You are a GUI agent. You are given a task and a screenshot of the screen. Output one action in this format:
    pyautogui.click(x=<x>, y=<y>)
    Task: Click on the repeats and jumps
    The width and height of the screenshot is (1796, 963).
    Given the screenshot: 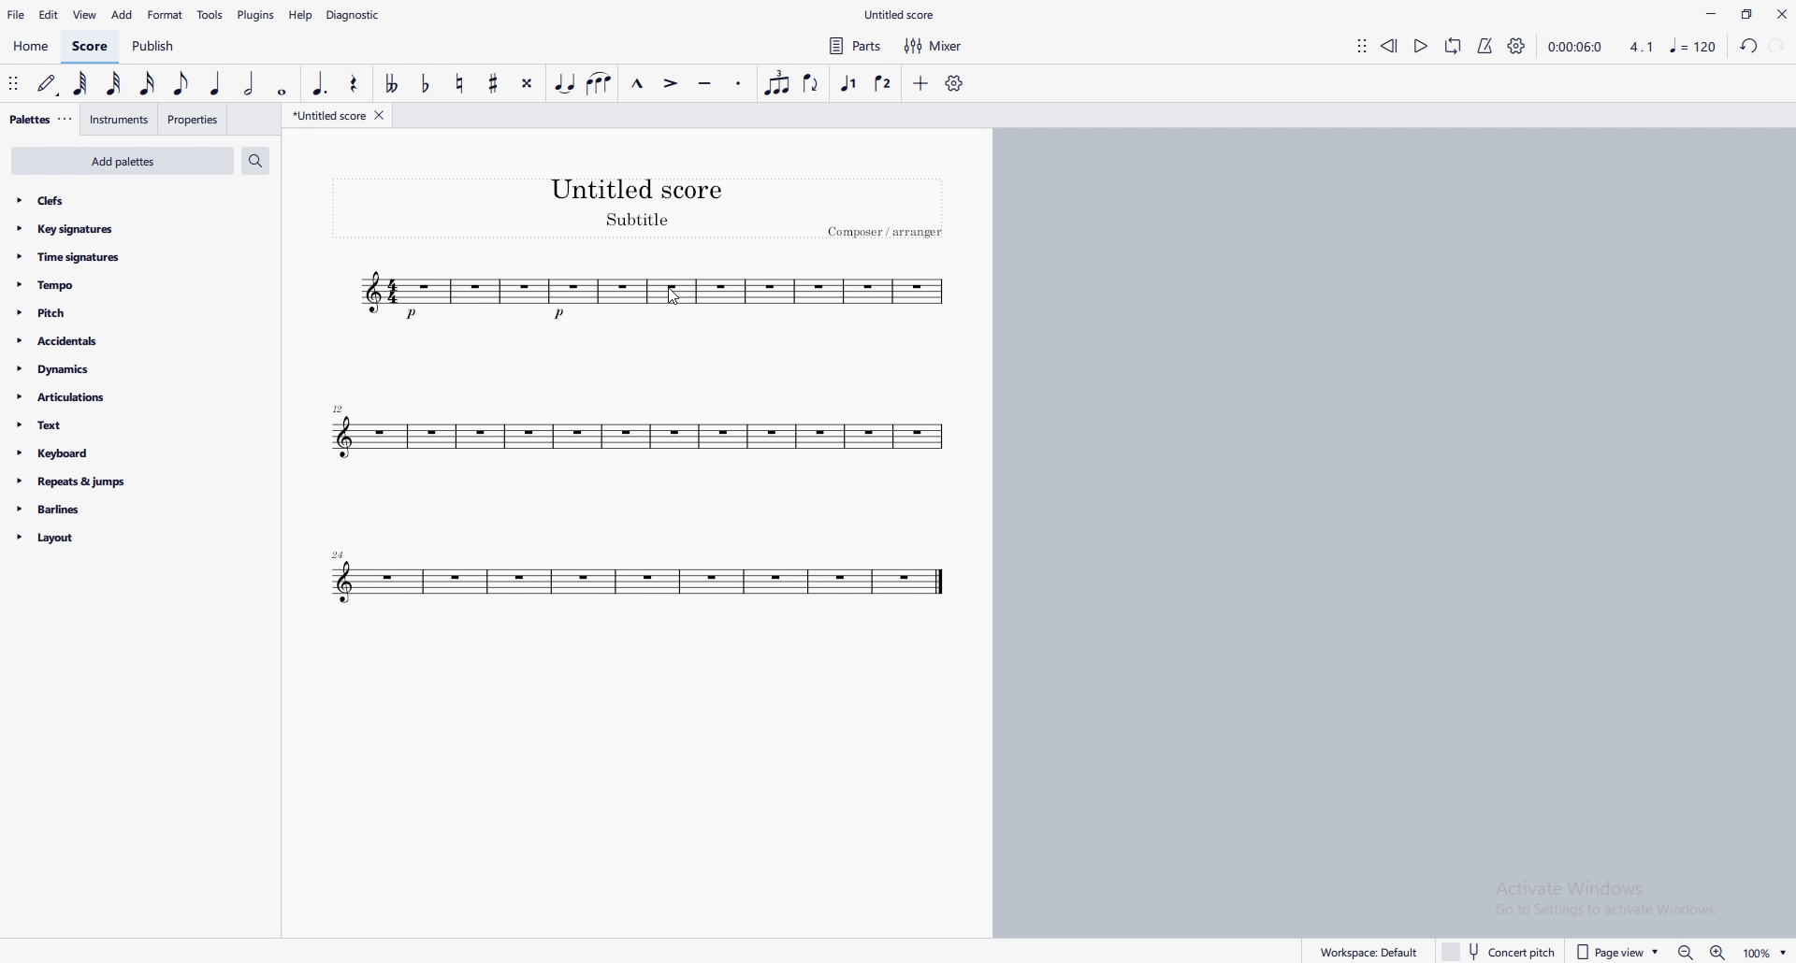 What is the action you would take?
    pyautogui.click(x=117, y=481)
    